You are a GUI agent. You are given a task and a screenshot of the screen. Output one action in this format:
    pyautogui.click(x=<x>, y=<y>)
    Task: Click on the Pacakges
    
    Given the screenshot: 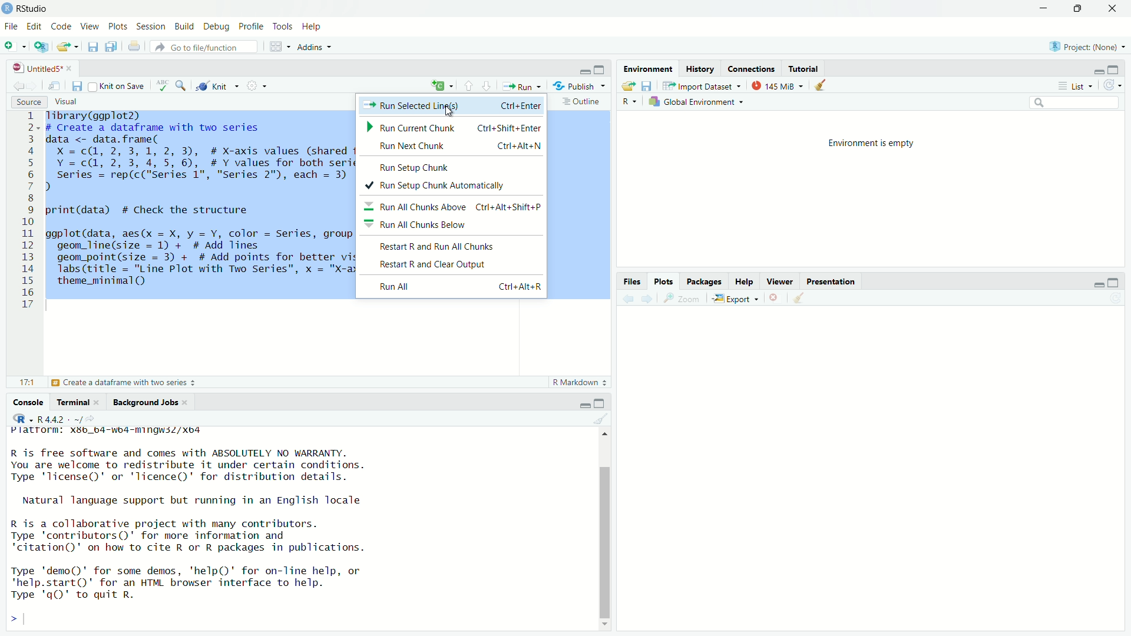 What is the action you would take?
    pyautogui.click(x=703, y=281)
    